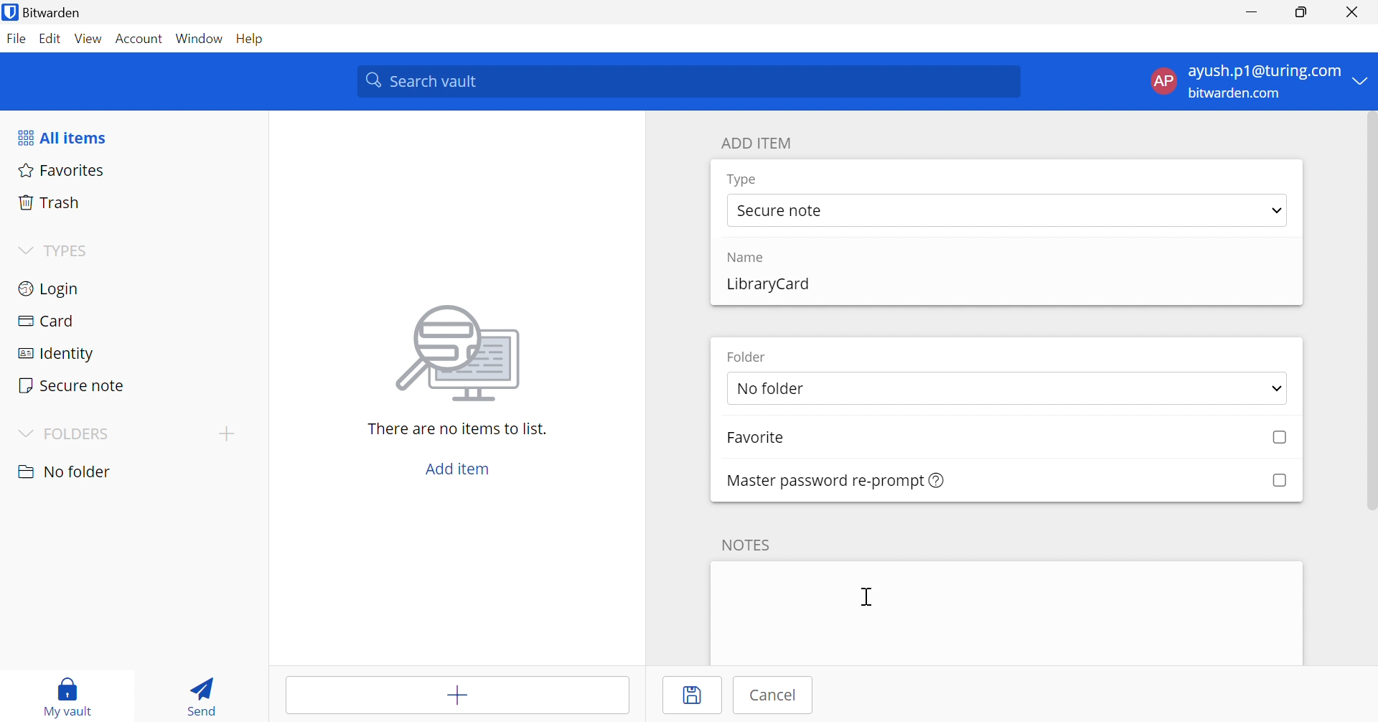  I want to click on , so click(751, 256).